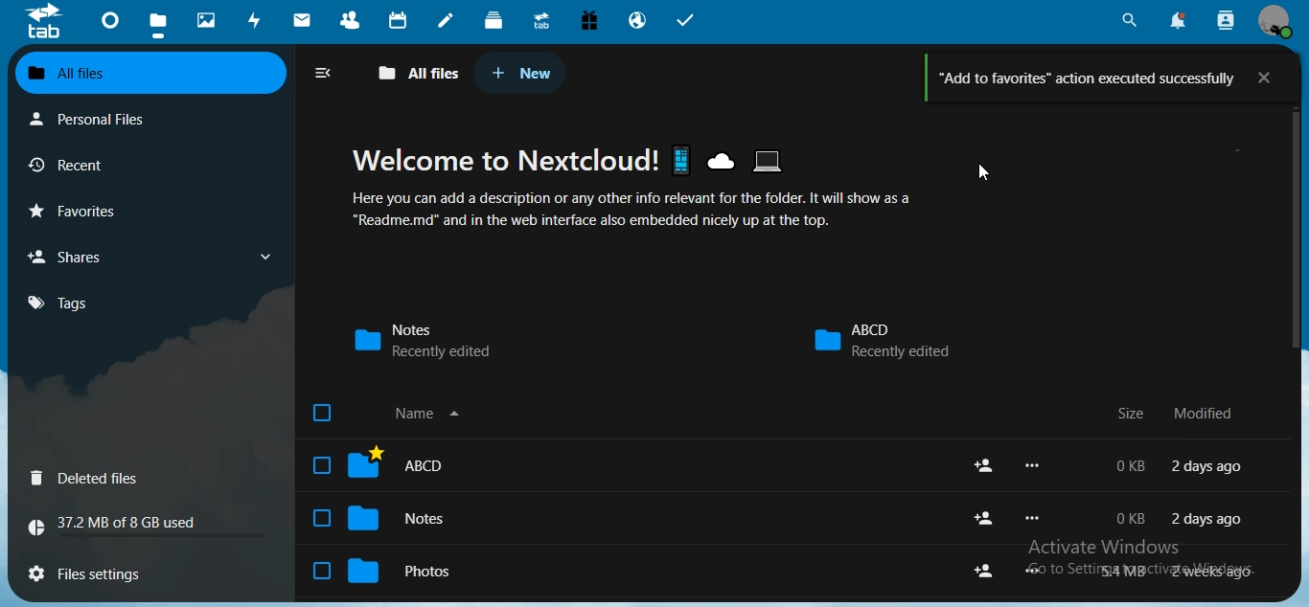 Image resolution: width=1309 pixels, height=607 pixels. Describe the element at coordinates (90, 478) in the screenshot. I see `deleted files` at that location.